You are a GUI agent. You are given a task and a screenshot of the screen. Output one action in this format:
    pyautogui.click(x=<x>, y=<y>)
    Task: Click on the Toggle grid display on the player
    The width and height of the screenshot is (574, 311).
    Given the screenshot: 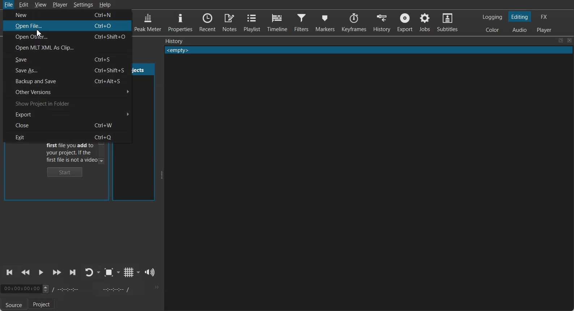 What is the action you would take?
    pyautogui.click(x=128, y=272)
    